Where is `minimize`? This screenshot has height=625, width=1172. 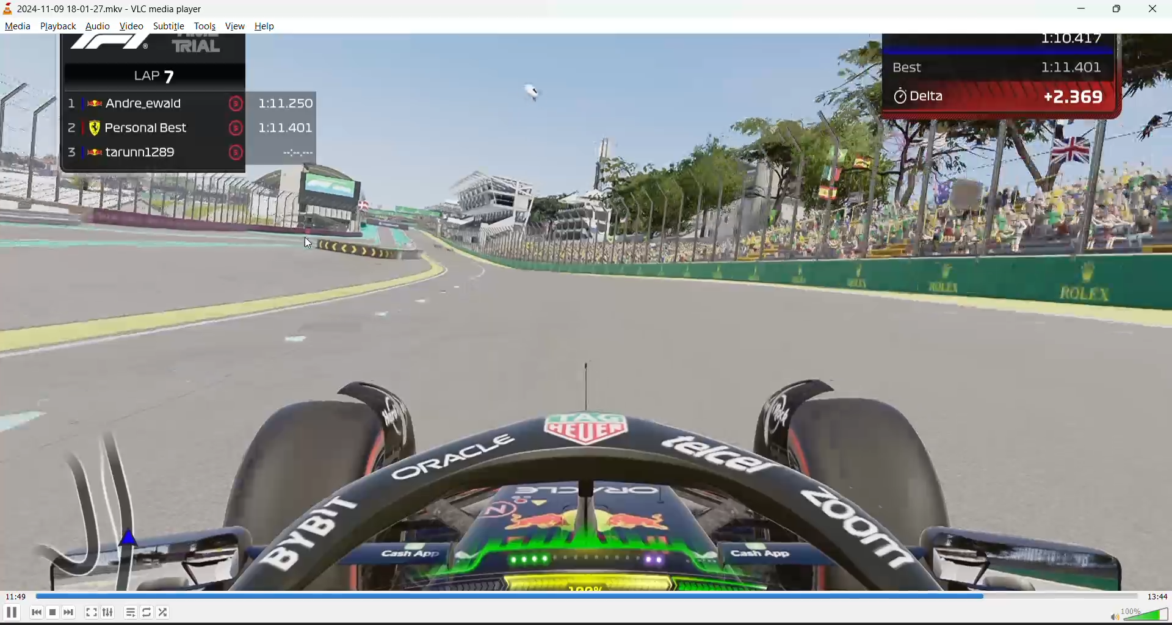
minimize is located at coordinates (1087, 10).